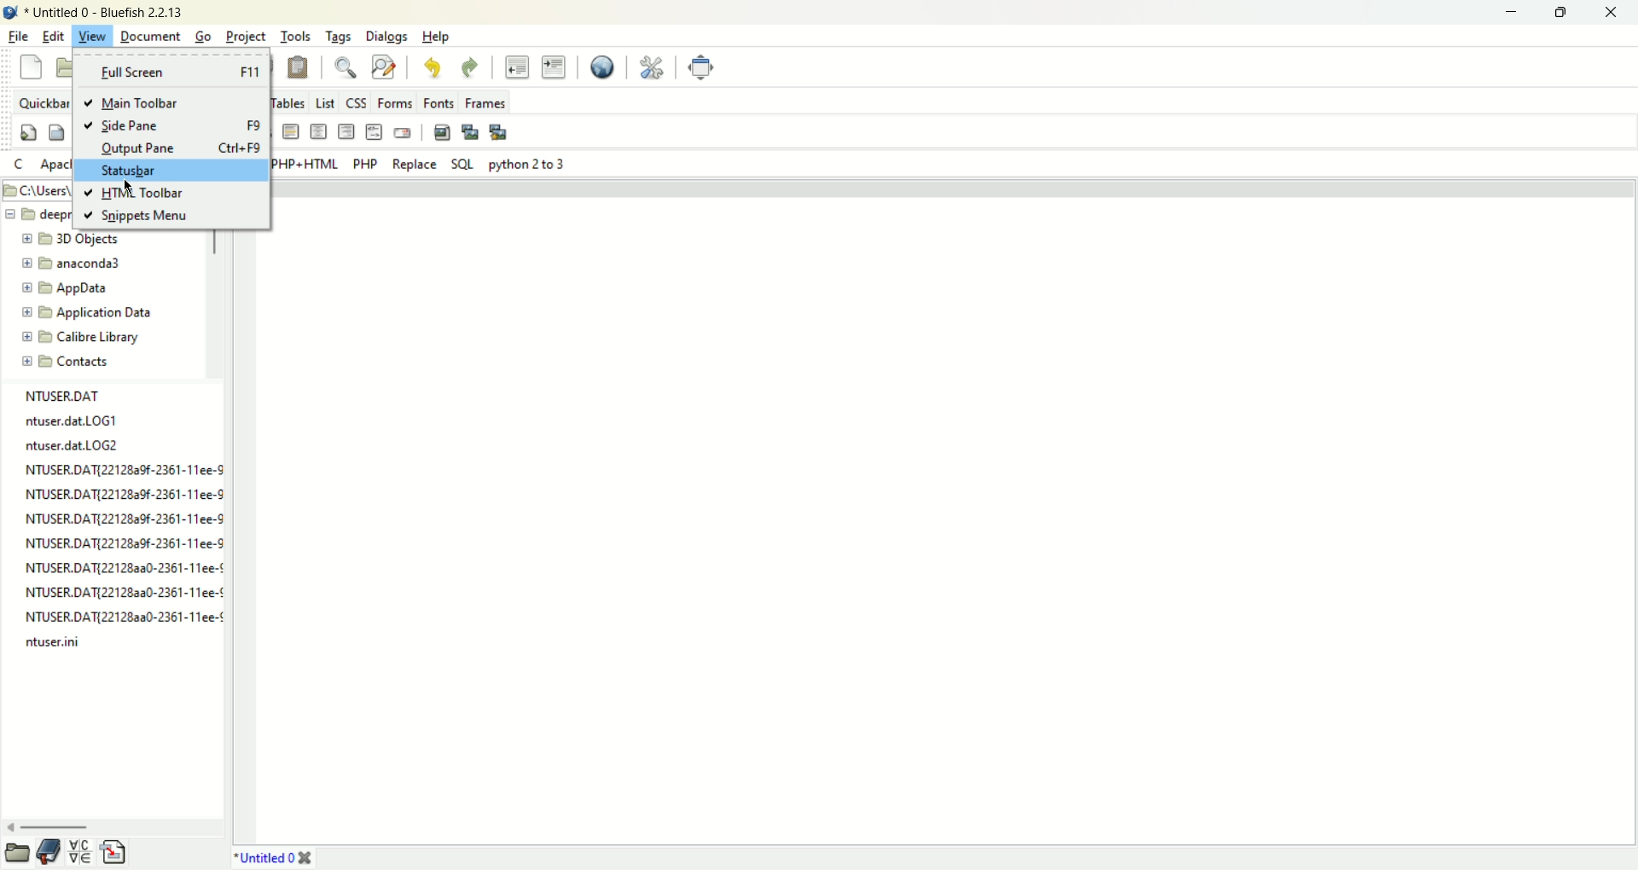  I want to click on minimize, so click(1516, 13).